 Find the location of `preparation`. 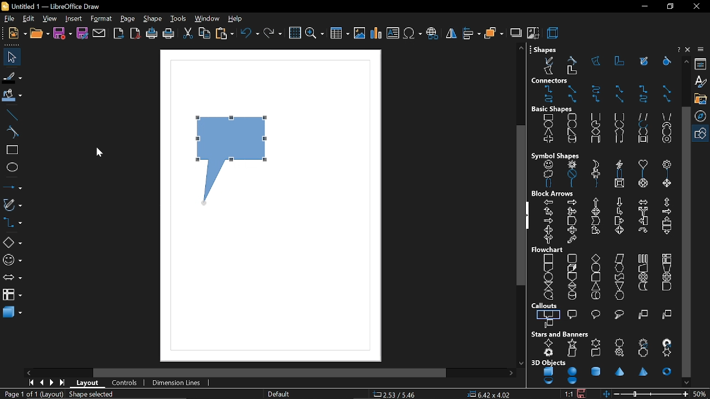

preparation is located at coordinates (620, 267).